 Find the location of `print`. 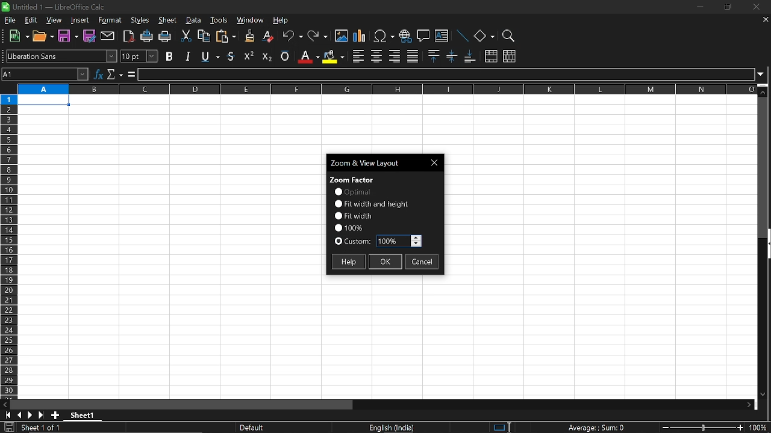

print is located at coordinates (165, 37).